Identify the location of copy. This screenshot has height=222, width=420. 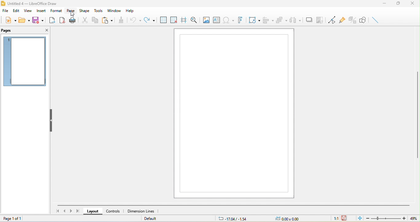
(95, 19).